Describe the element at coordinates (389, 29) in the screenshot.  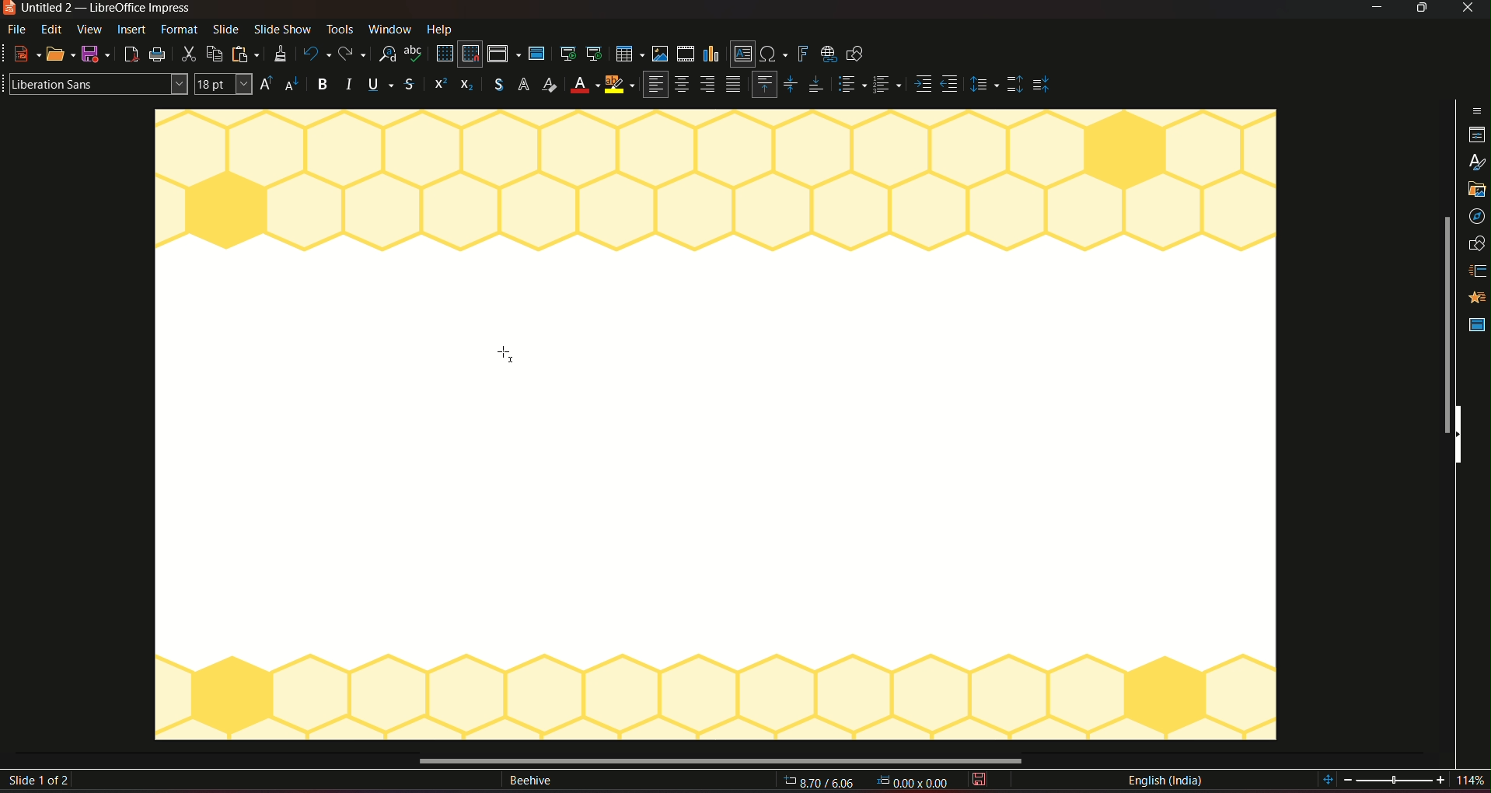
I see `window` at that location.